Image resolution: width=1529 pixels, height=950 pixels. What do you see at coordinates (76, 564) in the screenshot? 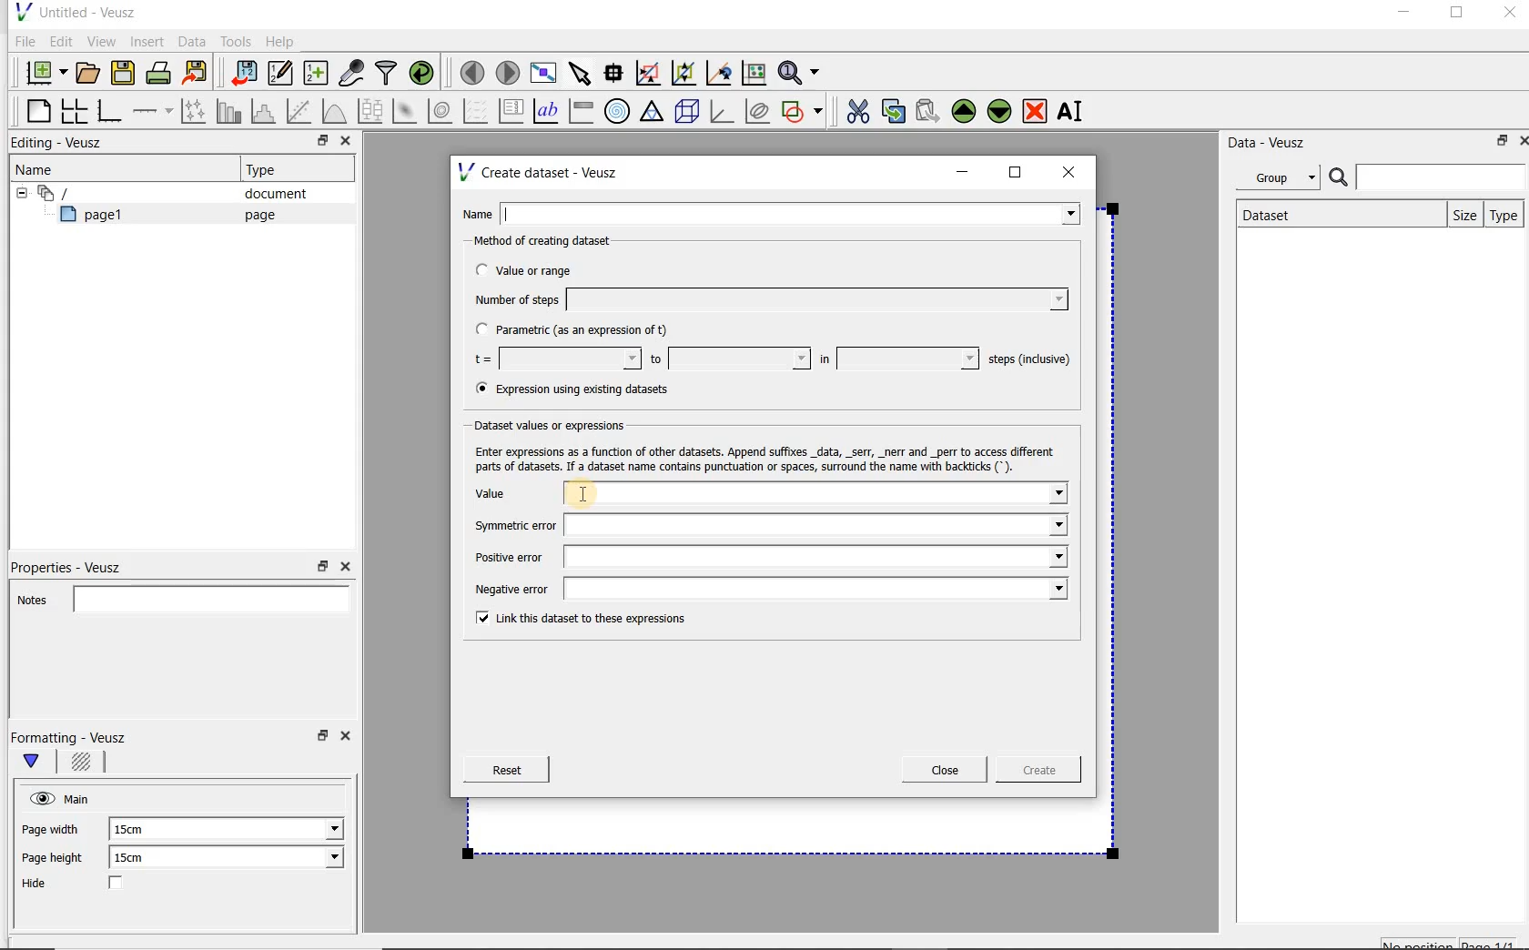
I see `Properties - Veusz` at bounding box center [76, 564].